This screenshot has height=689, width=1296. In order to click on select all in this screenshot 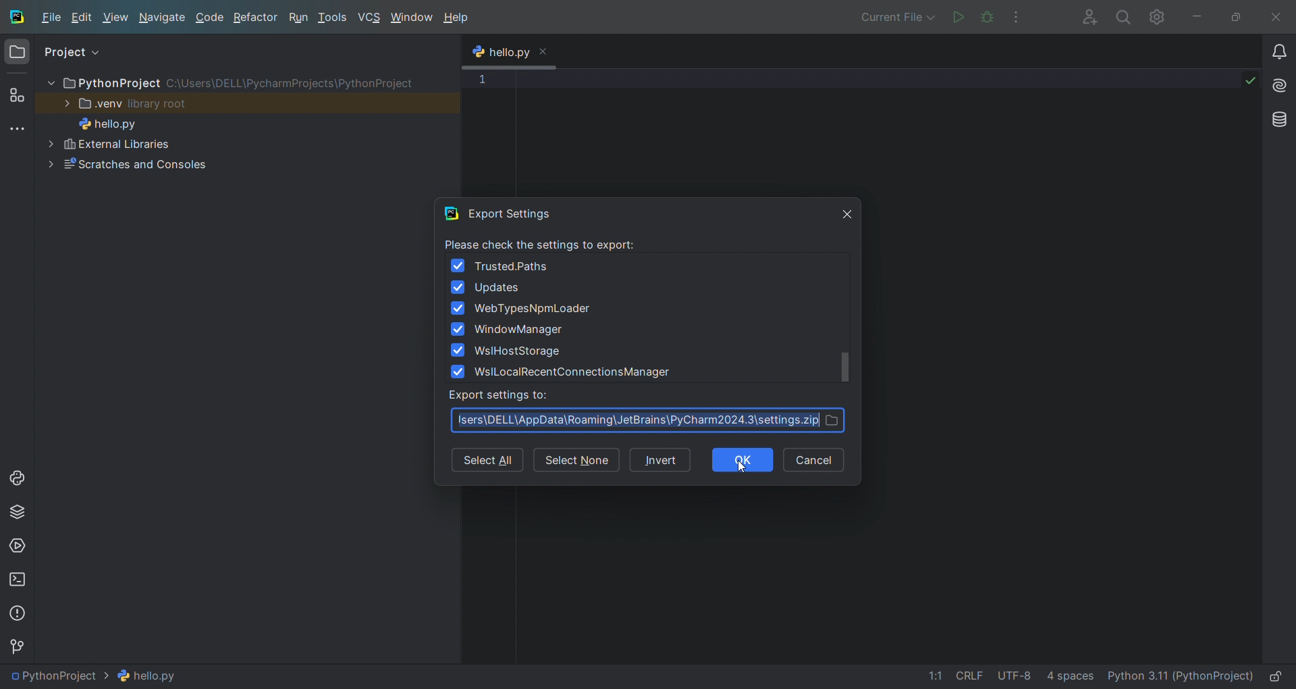, I will do `click(485, 461)`.